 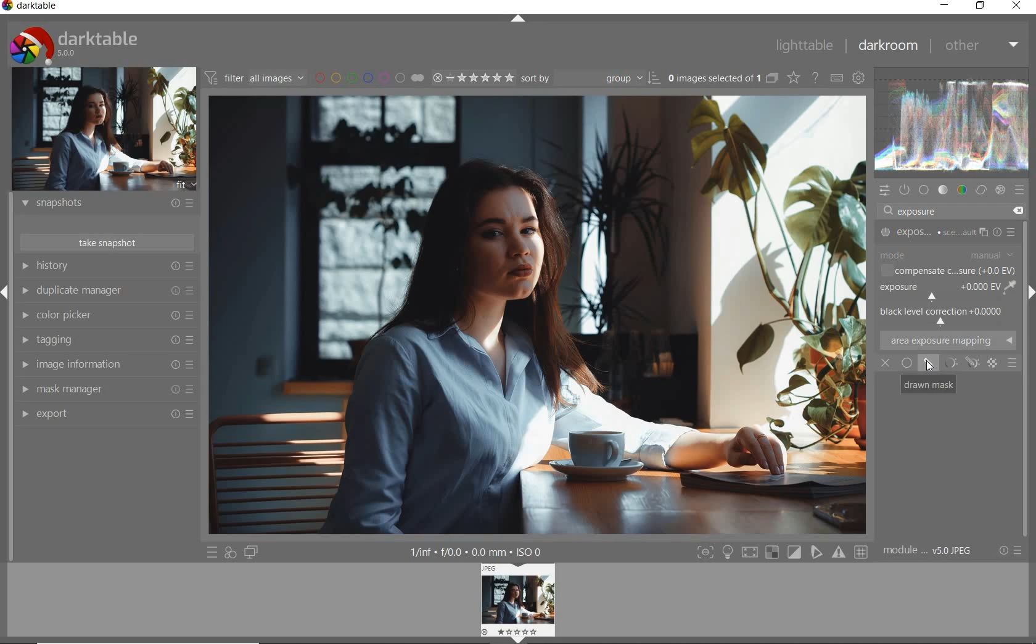 I want to click on delete, so click(x=1021, y=211).